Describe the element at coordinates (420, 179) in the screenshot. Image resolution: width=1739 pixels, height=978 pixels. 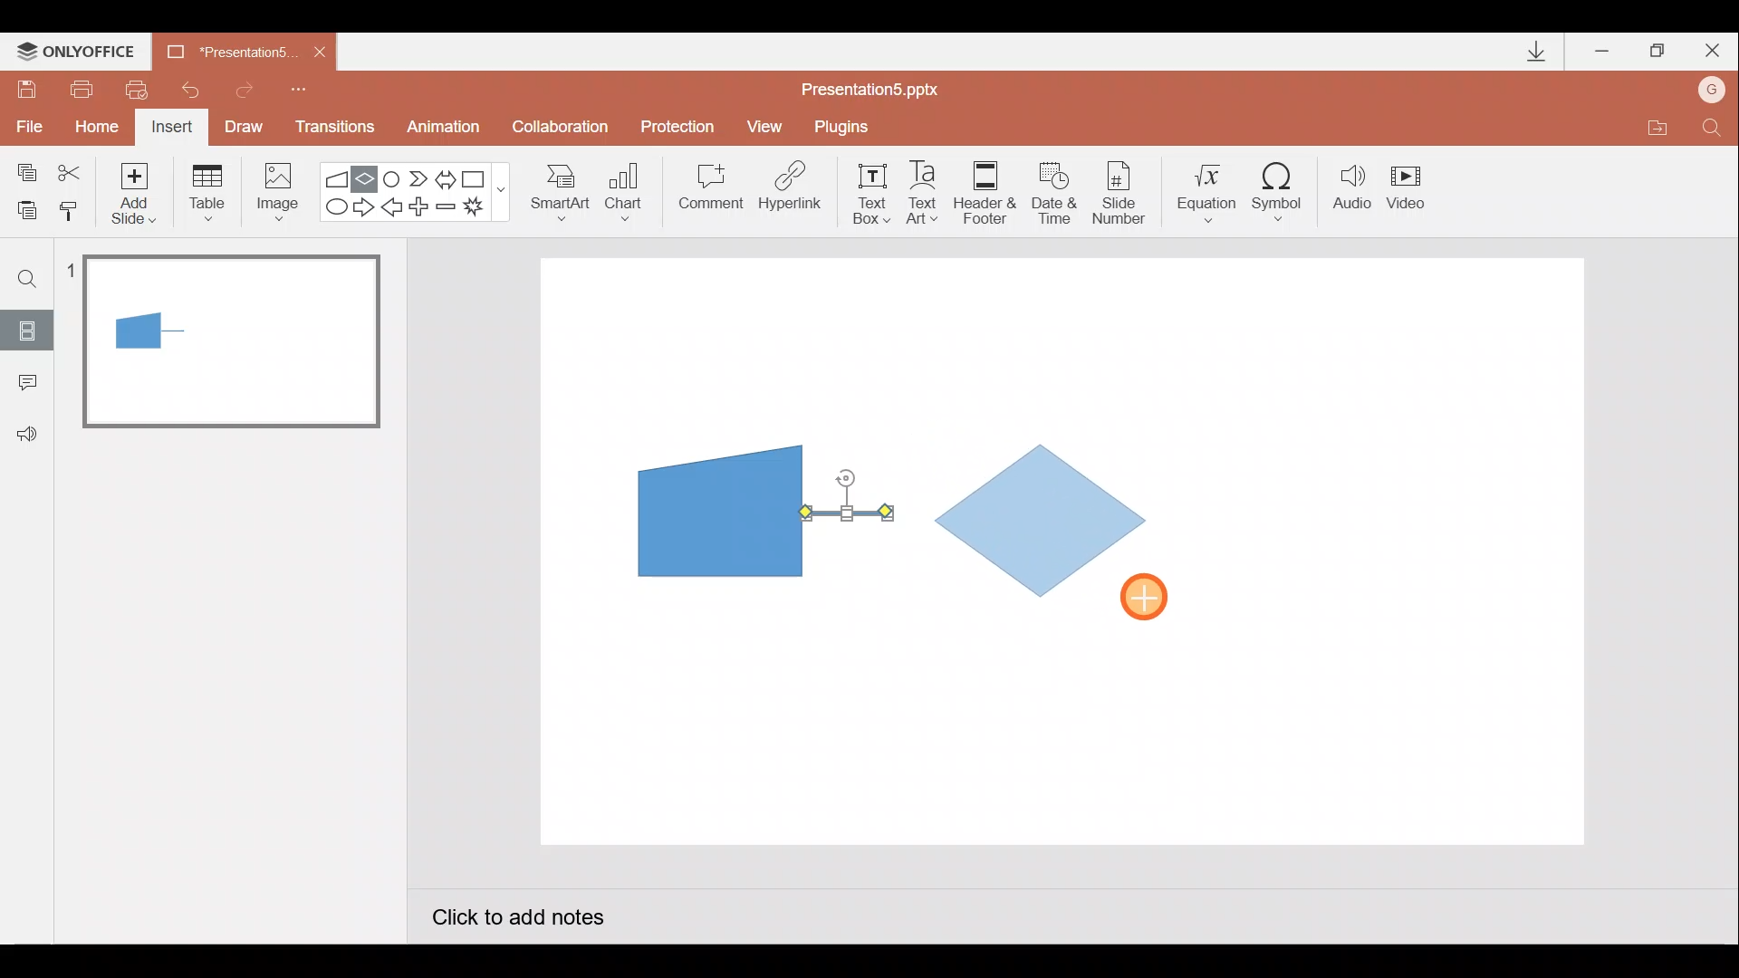
I see `Chevron` at that location.